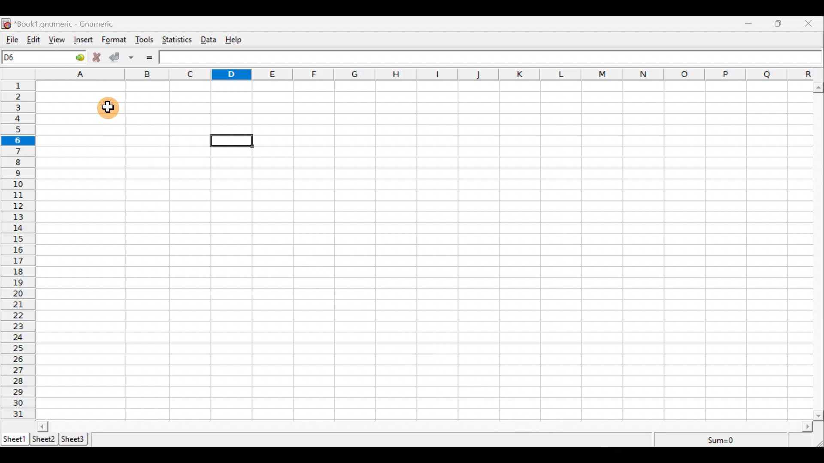 The image size is (824, 463). What do you see at coordinates (422, 250) in the screenshot?
I see `Cells` at bounding box center [422, 250].